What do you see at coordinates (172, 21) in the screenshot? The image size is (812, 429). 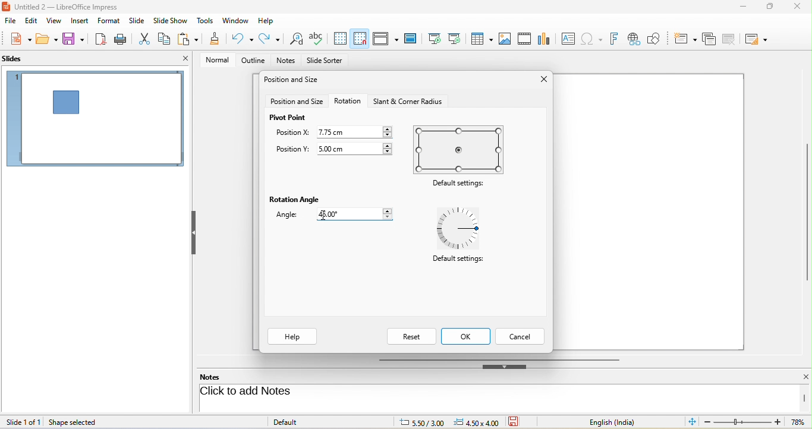 I see `slide show` at bounding box center [172, 21].